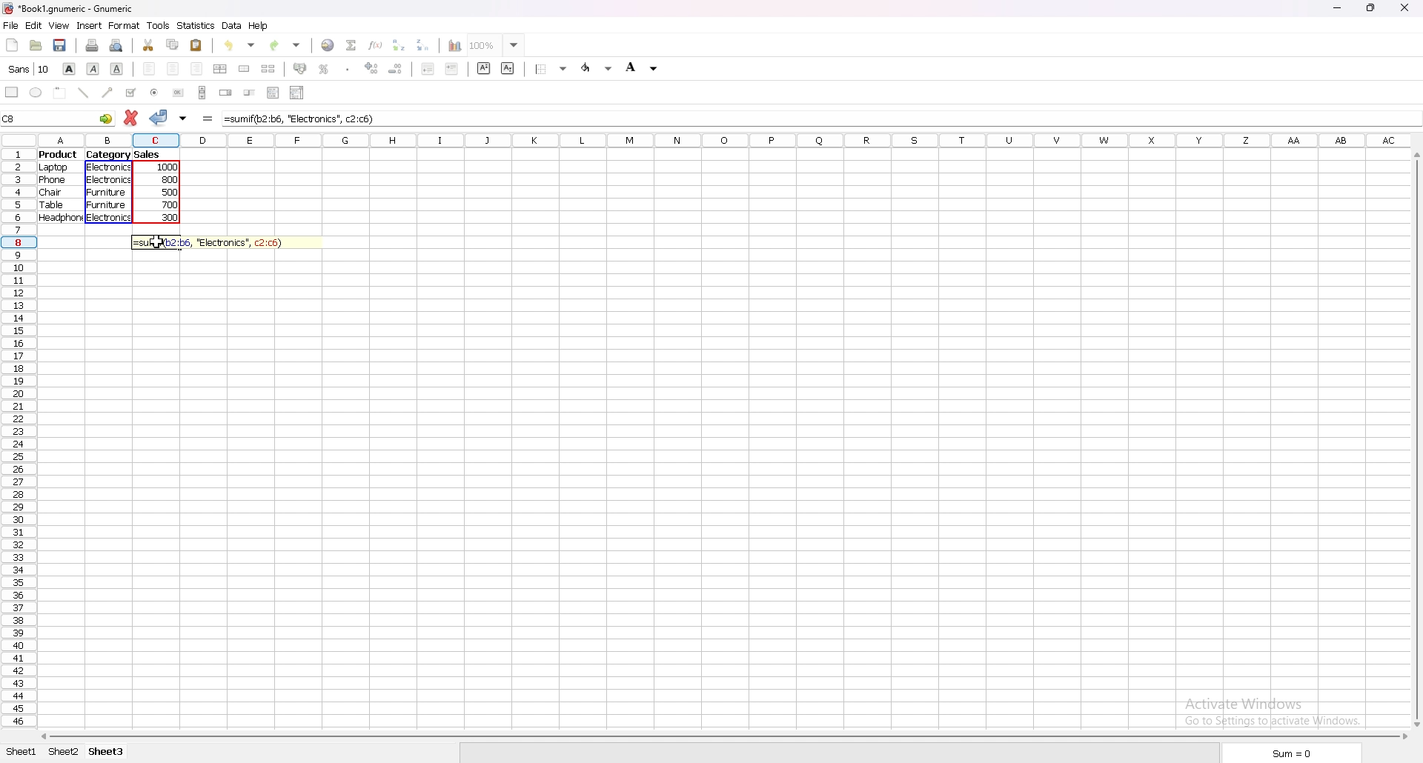 Image resolution: width=1423 pixels, height=763 pixels. I want to click on sales, so click(148, 154).